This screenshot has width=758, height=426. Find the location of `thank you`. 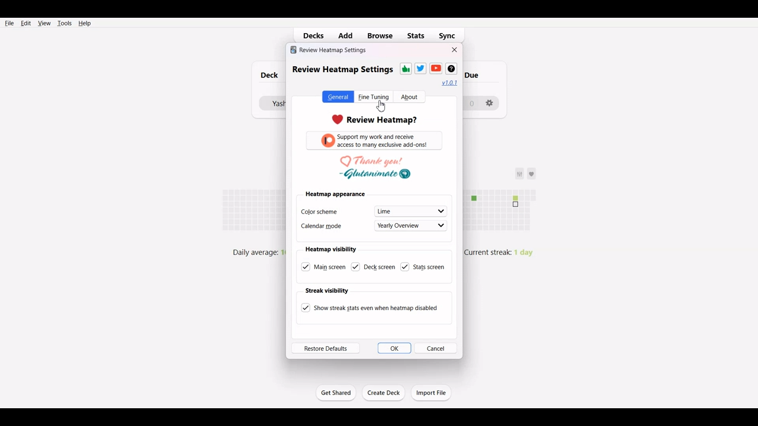

thank you is located at coordinates (375, 169).